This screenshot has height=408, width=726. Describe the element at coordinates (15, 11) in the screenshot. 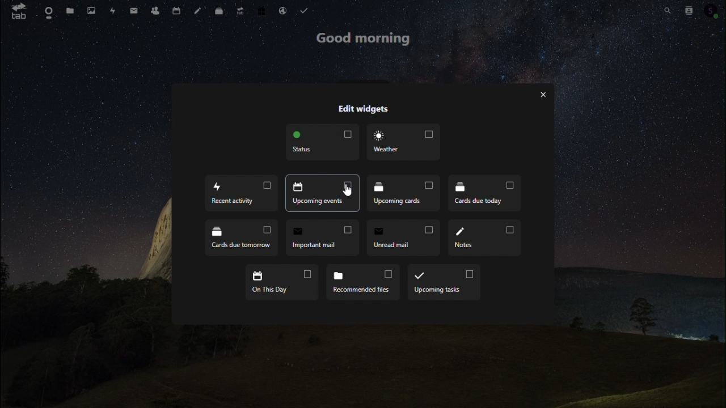

I see `tab` at that location.